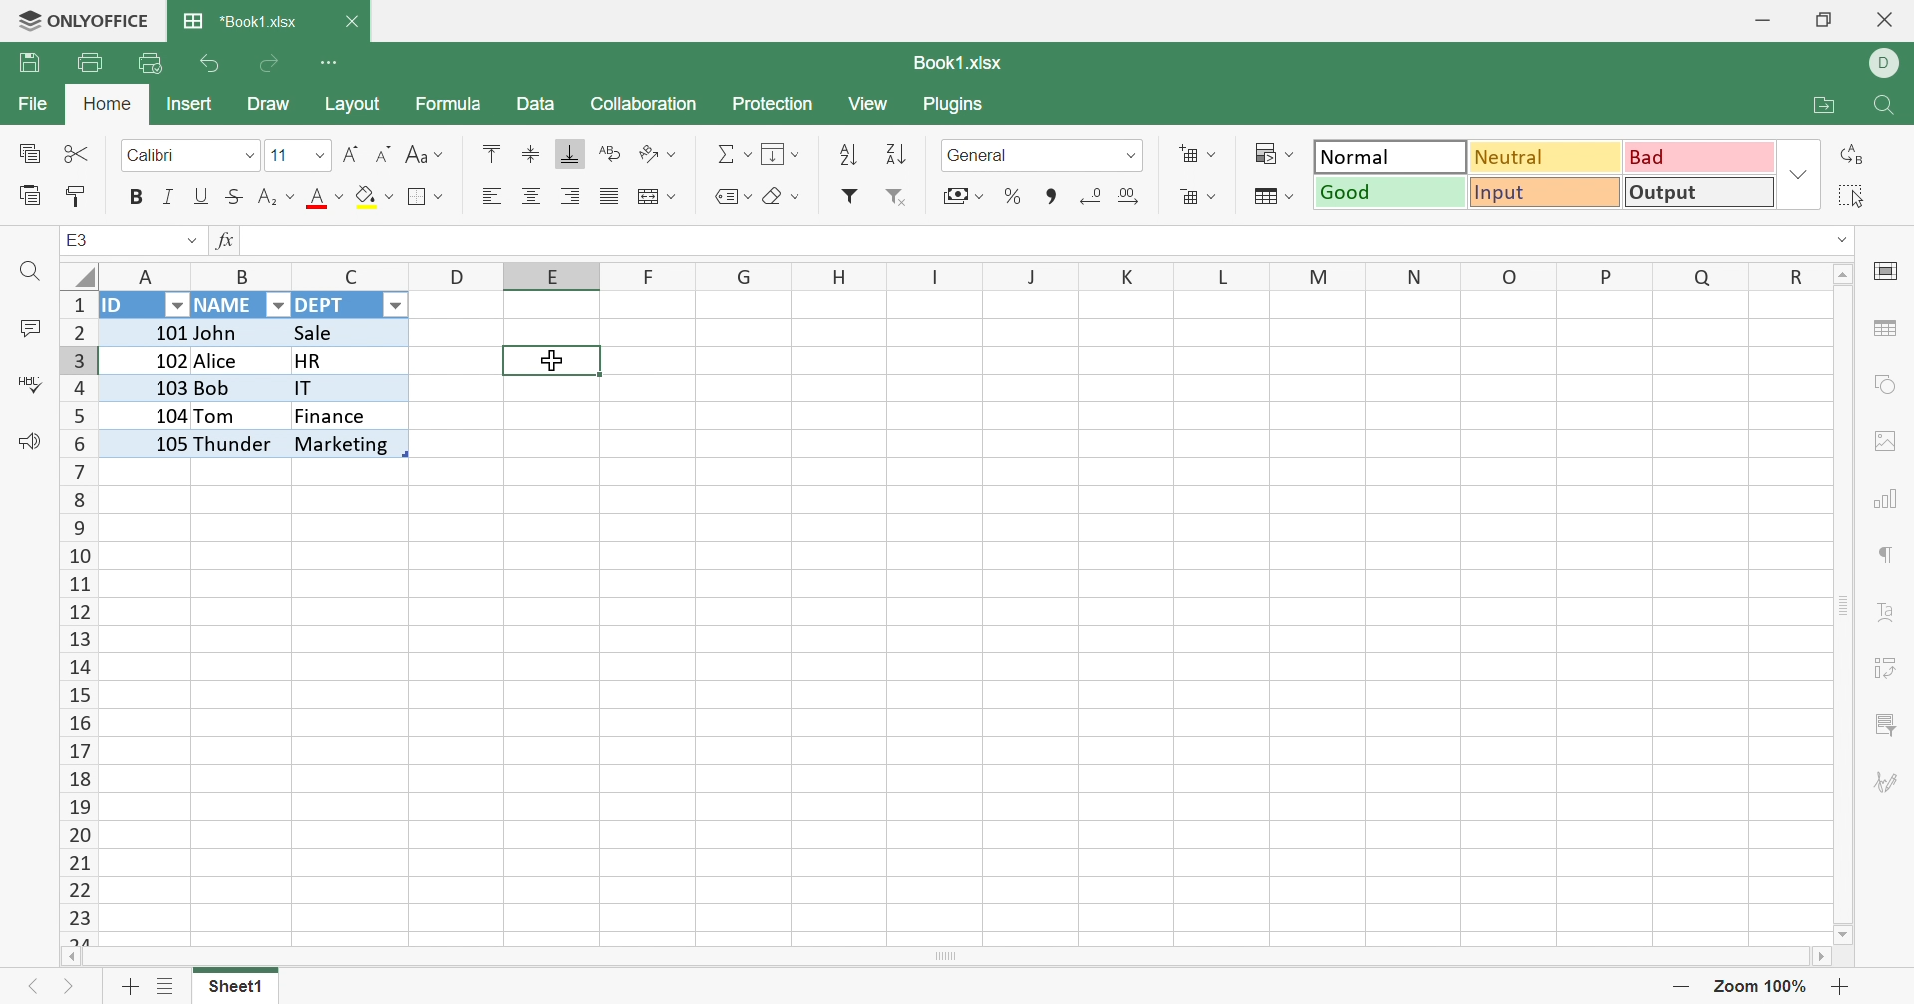  I want to click on View, so click(871, 106).